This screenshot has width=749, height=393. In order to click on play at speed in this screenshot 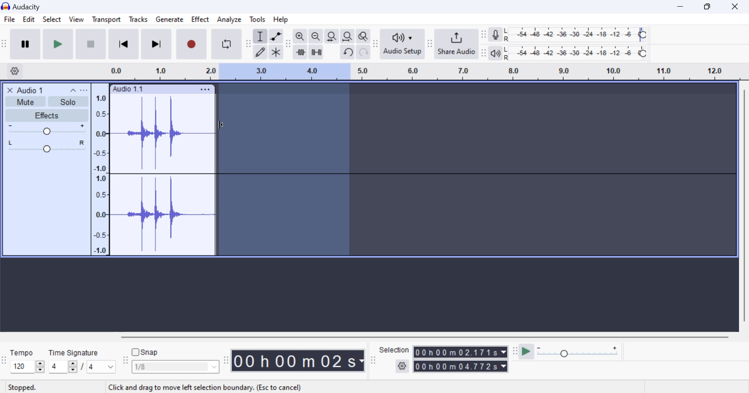, I will do `click(526, 352)`.